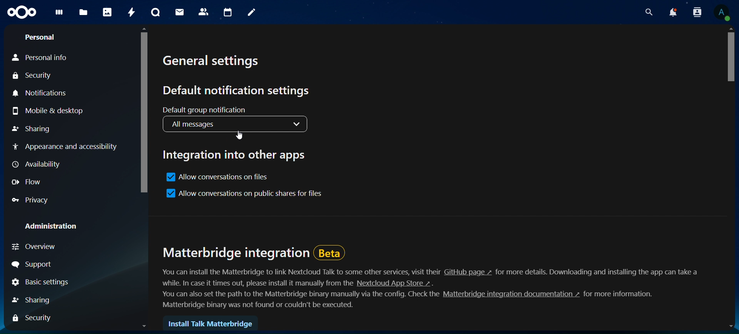 The height and width of the screenshot is (334, 739). Describe the element at coordinates (723, 12) in the screenshot. I see `view profile` at that location.